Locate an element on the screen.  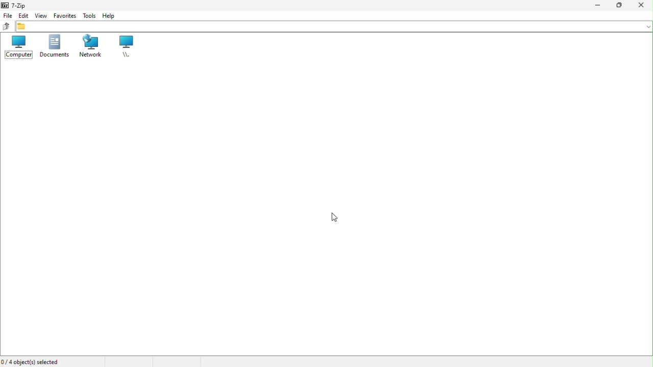
Minimize is located at coordinates (595, 6).